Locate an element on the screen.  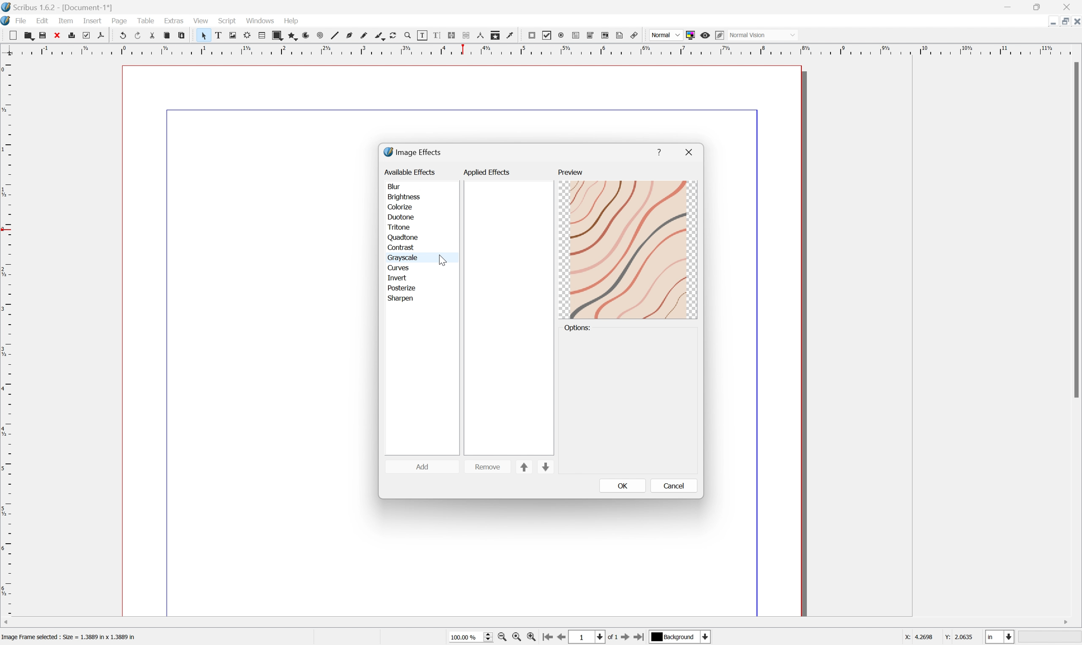
options: is located at coordinates (579, 328).